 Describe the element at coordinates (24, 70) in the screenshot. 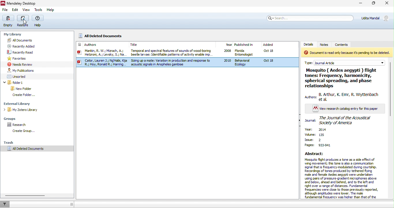

I see `my publication` at that location.